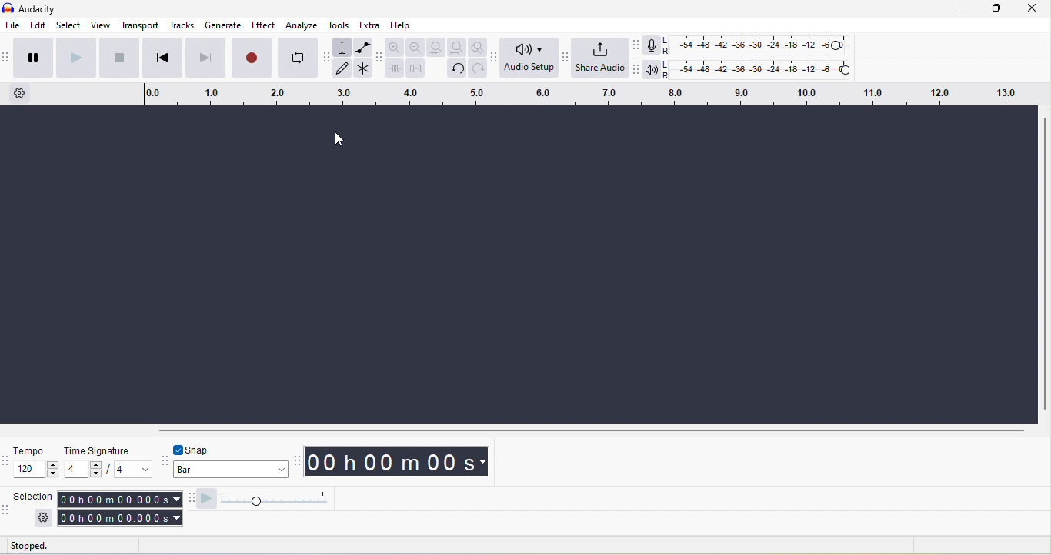 This screenshot has width=1051, height=555. What do you see at coordinates (458, 47) in the screenshot?
I see `fit project to width` at bounding box center [458, 47].